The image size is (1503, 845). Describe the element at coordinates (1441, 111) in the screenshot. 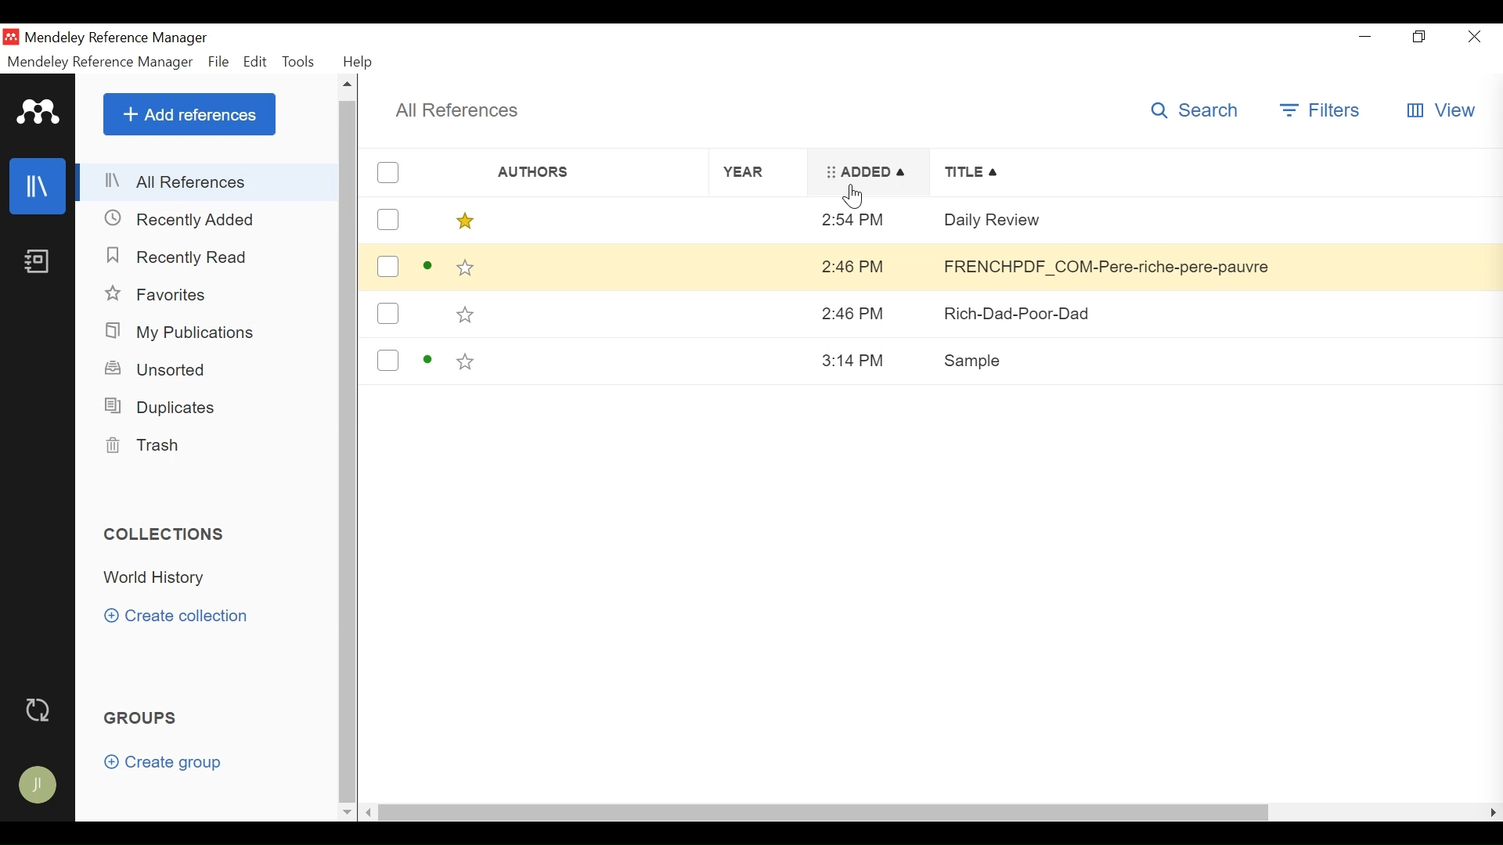

I see `View` at that location.